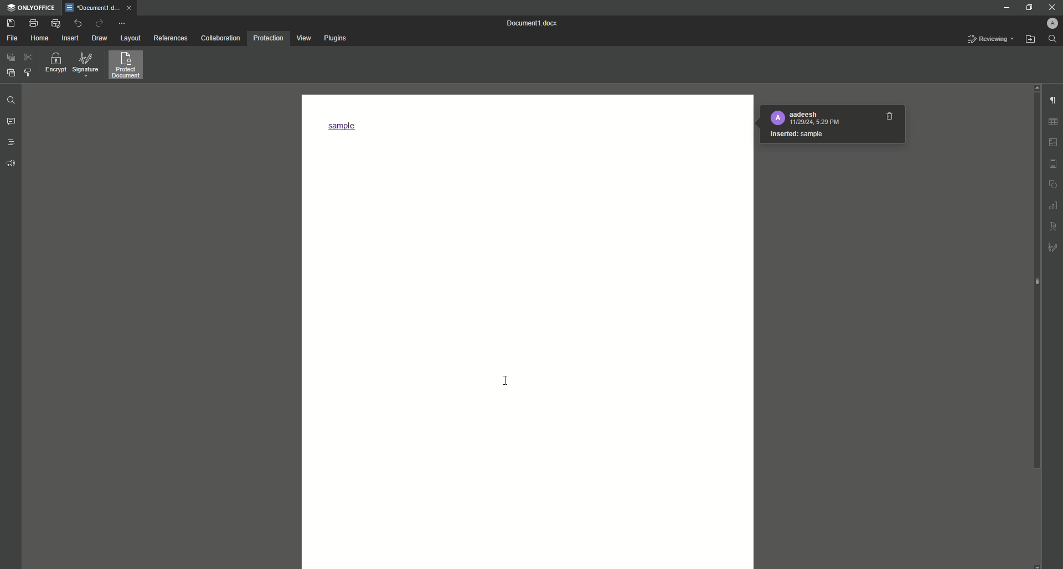 Image resolution: width=1063 pixels, height=569 pixels. What do you see at coordinates (1004, 8) in the screenshot?
I see `Minimize` at bounding box center [1004, 8].